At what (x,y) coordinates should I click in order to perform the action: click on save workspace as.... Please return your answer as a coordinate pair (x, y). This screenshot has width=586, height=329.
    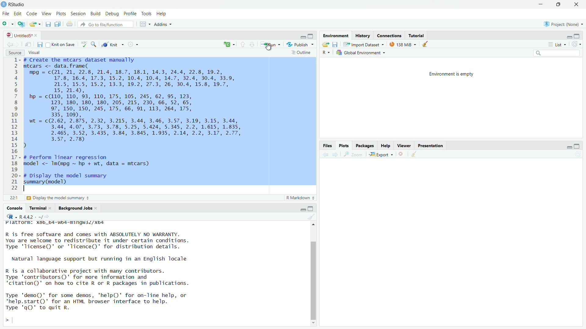
    Looking at the image, I should click on (335, 44).